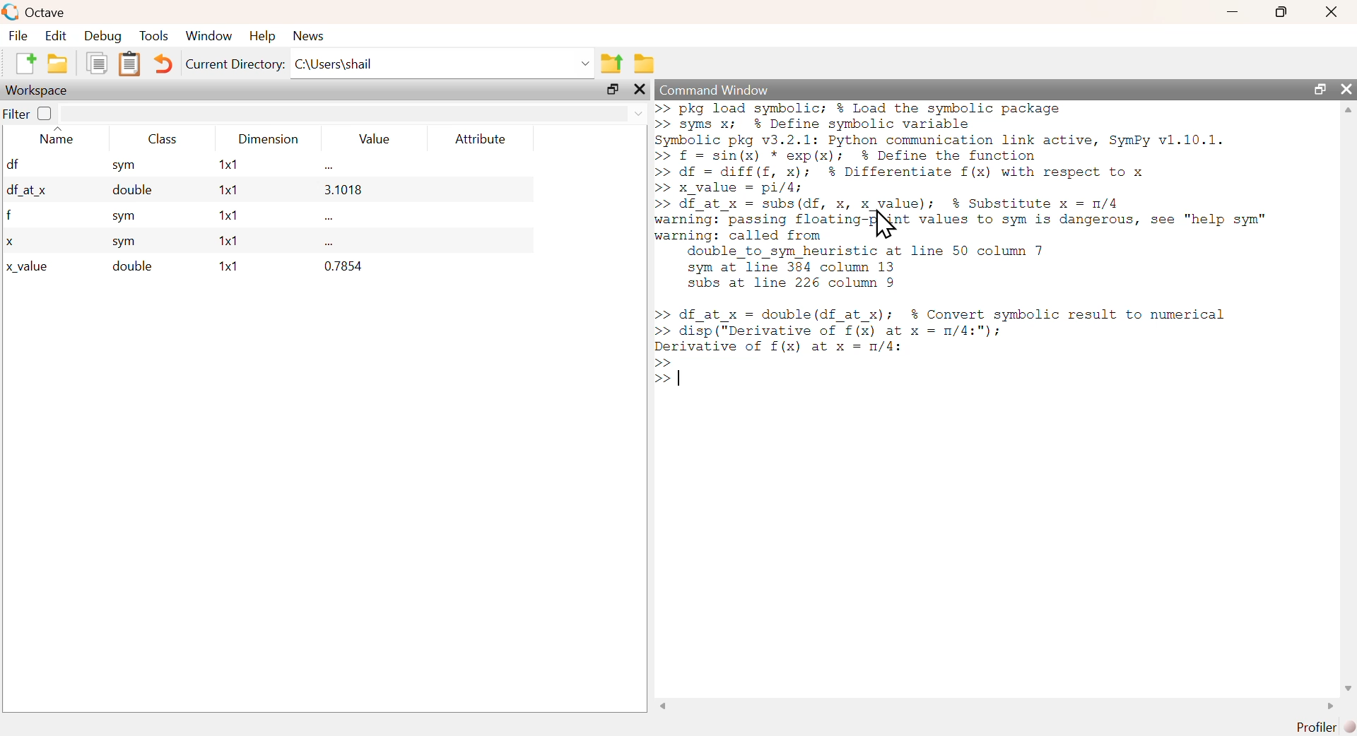 This screenshot has height=736, width=1357. Describe the element at coordinates (343, 266) in the screenshot. I see `0.7854` at that location.